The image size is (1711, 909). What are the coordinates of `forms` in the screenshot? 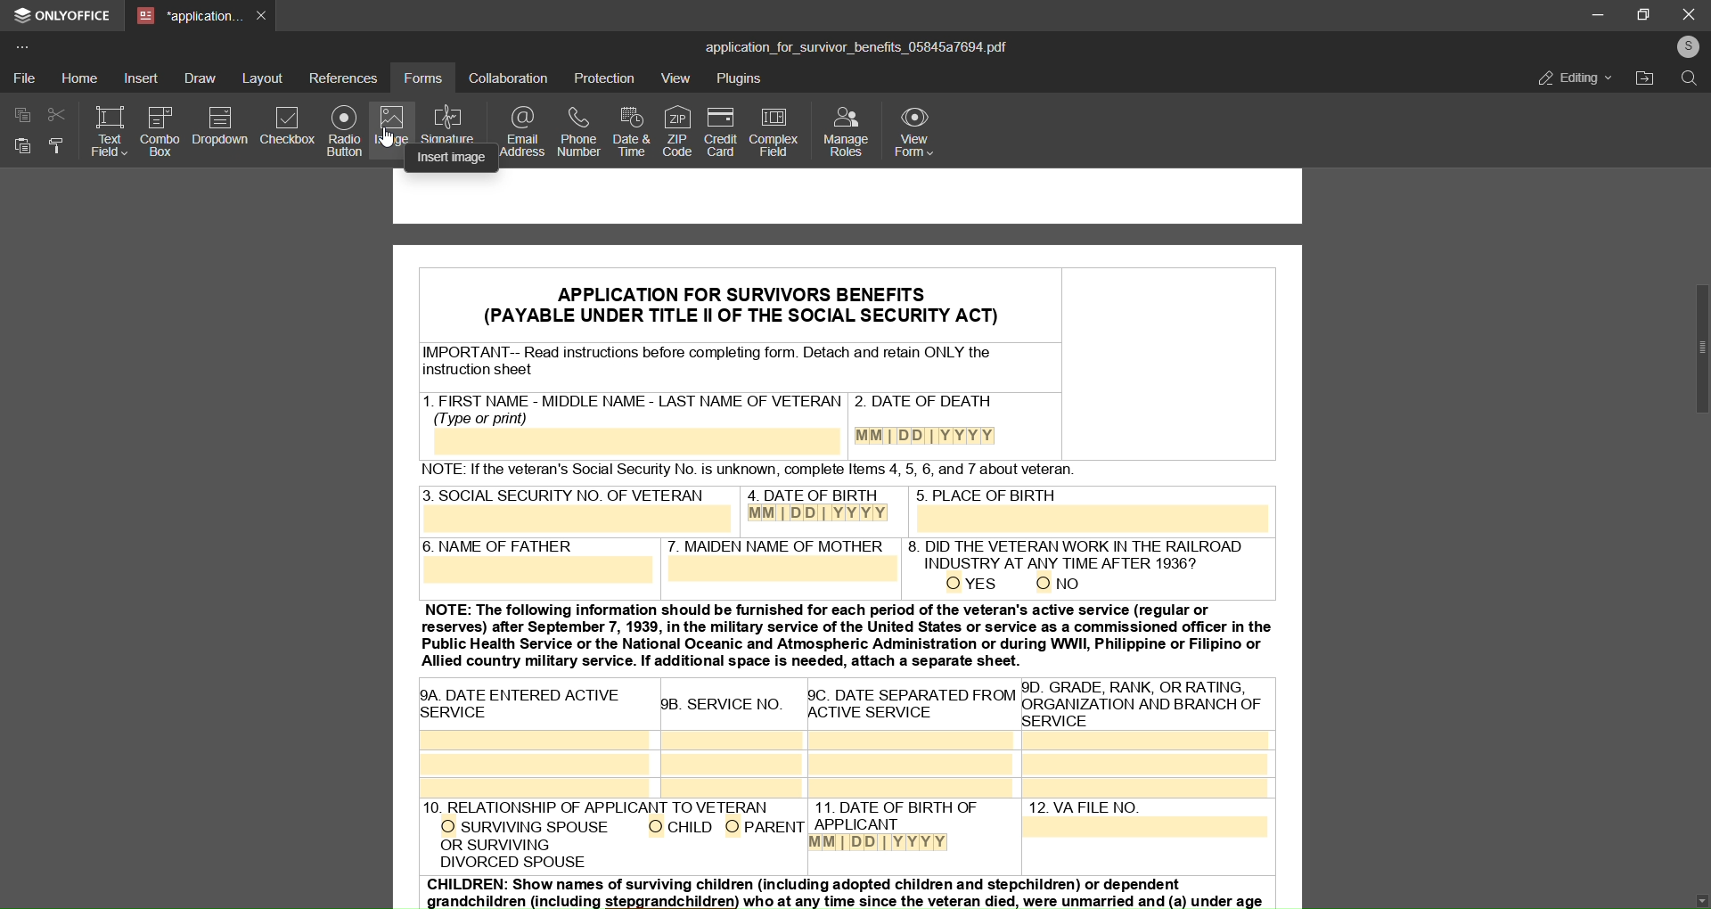 It's located at (422, 78).